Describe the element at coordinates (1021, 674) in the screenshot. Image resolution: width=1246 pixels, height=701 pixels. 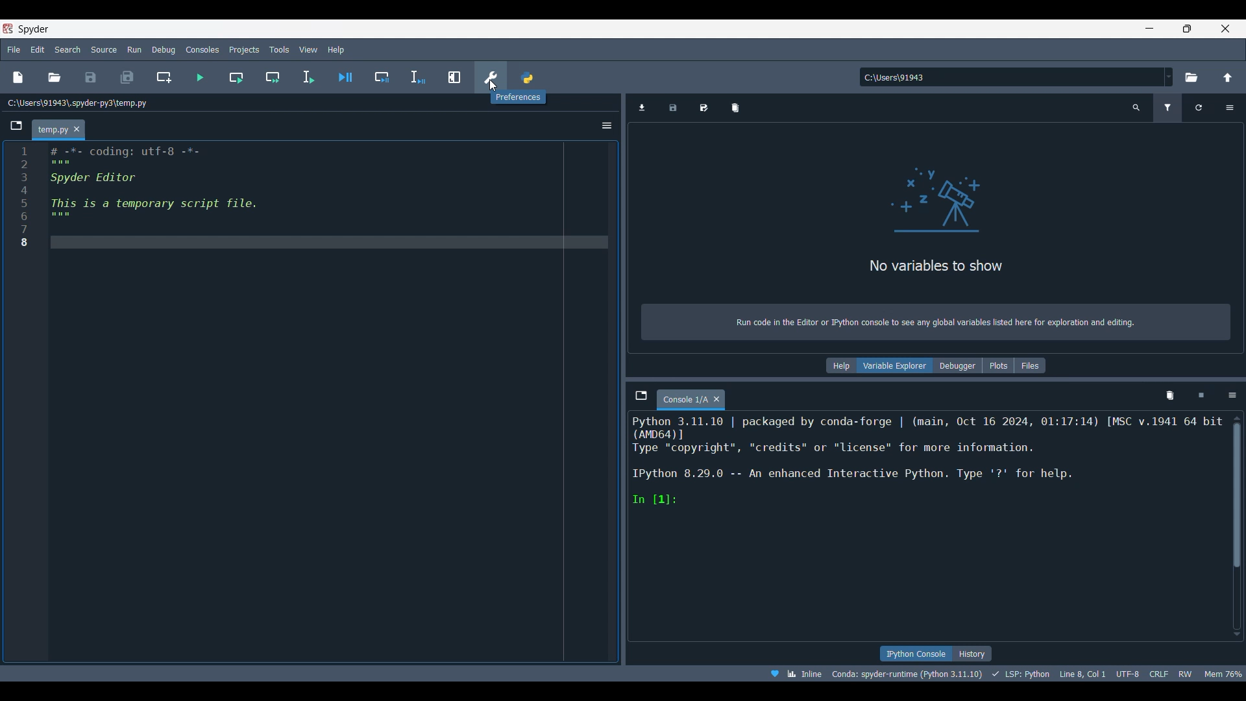
I see `programming language` at that location.